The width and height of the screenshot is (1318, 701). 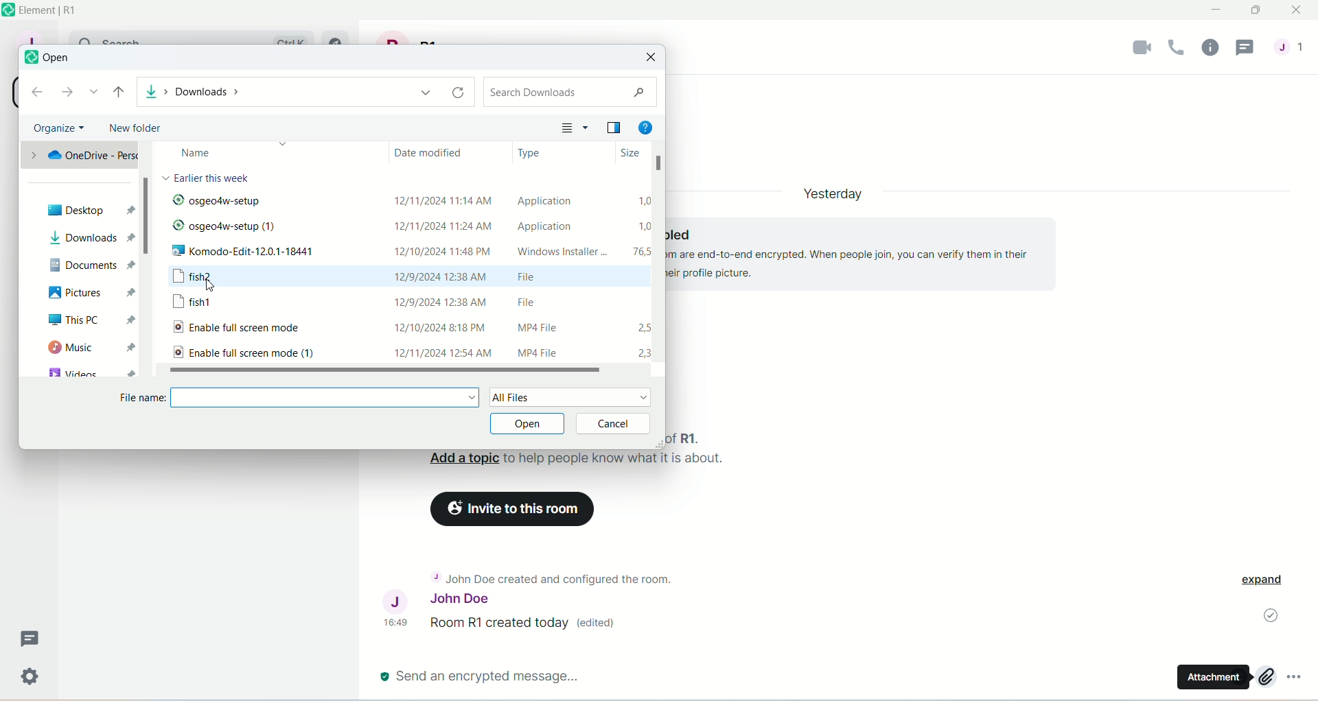 I want to click on size, so click(x=625, y=154).